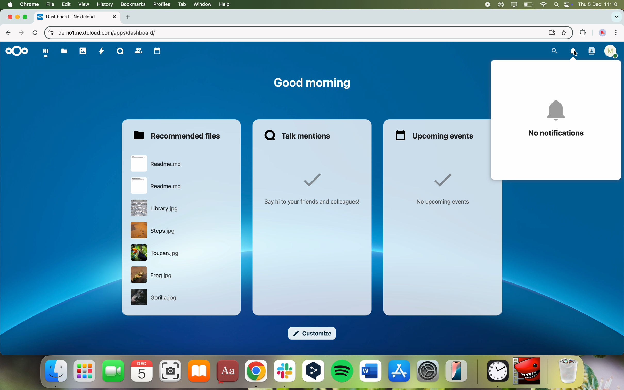 The height and width of the screenshot is (390, 624). What do you see at coordinates (64, 51) in the screenshot?
I see `documents` at bounding box center [64, 51].